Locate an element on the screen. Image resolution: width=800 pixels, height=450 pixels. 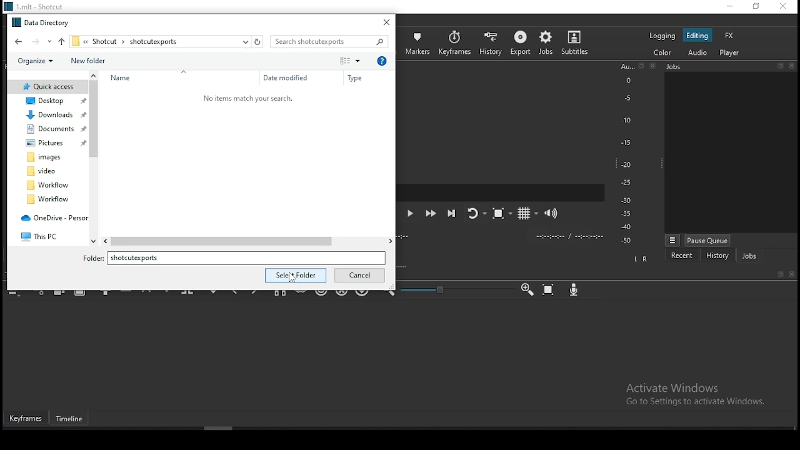
show volume control is located at coordinates (553, 211).